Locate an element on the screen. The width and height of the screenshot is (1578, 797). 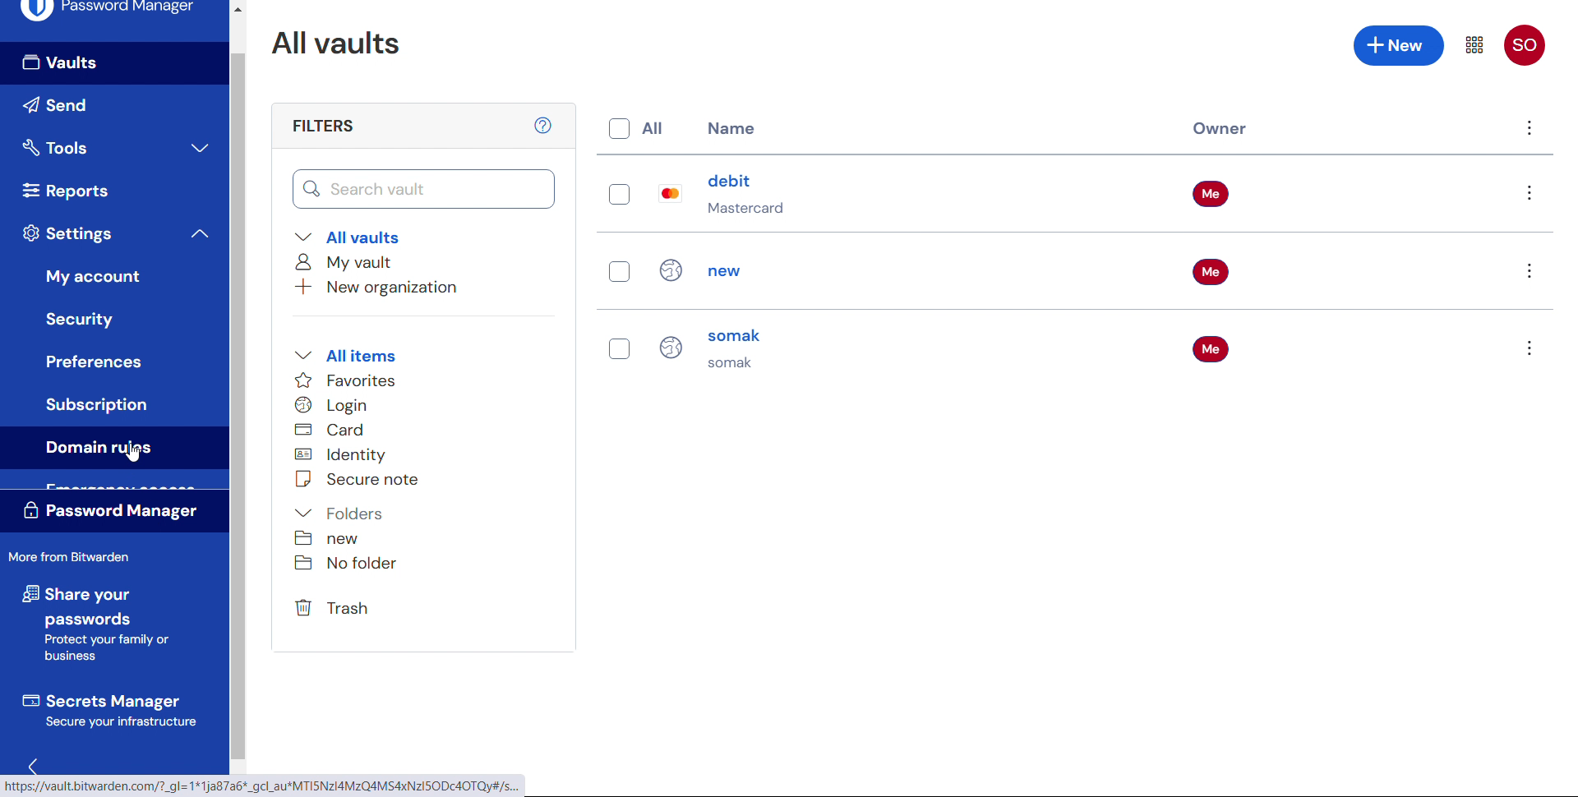
new  is located at coordinates (327, 539).